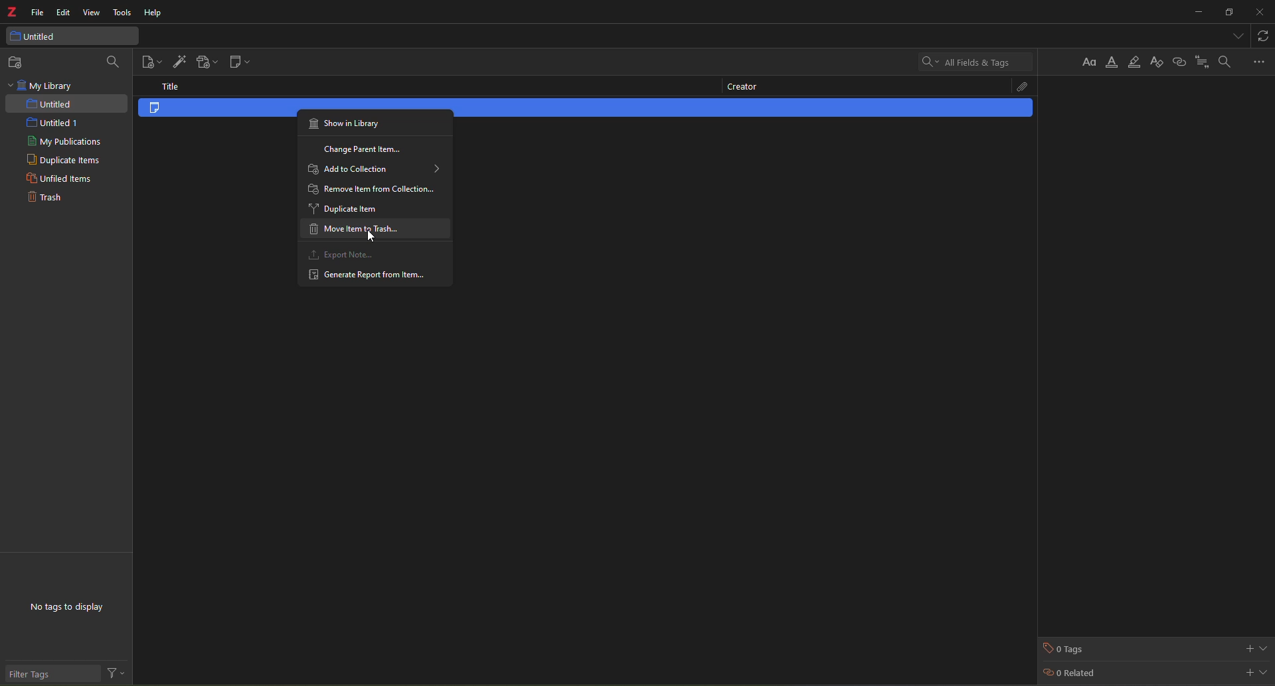 Image resolution: width=1275 pixels, height=686 pixels. What do you see at coordinates (207, 62) in the screenshot?
I see `add attachment` at bounding box center [207, 62].